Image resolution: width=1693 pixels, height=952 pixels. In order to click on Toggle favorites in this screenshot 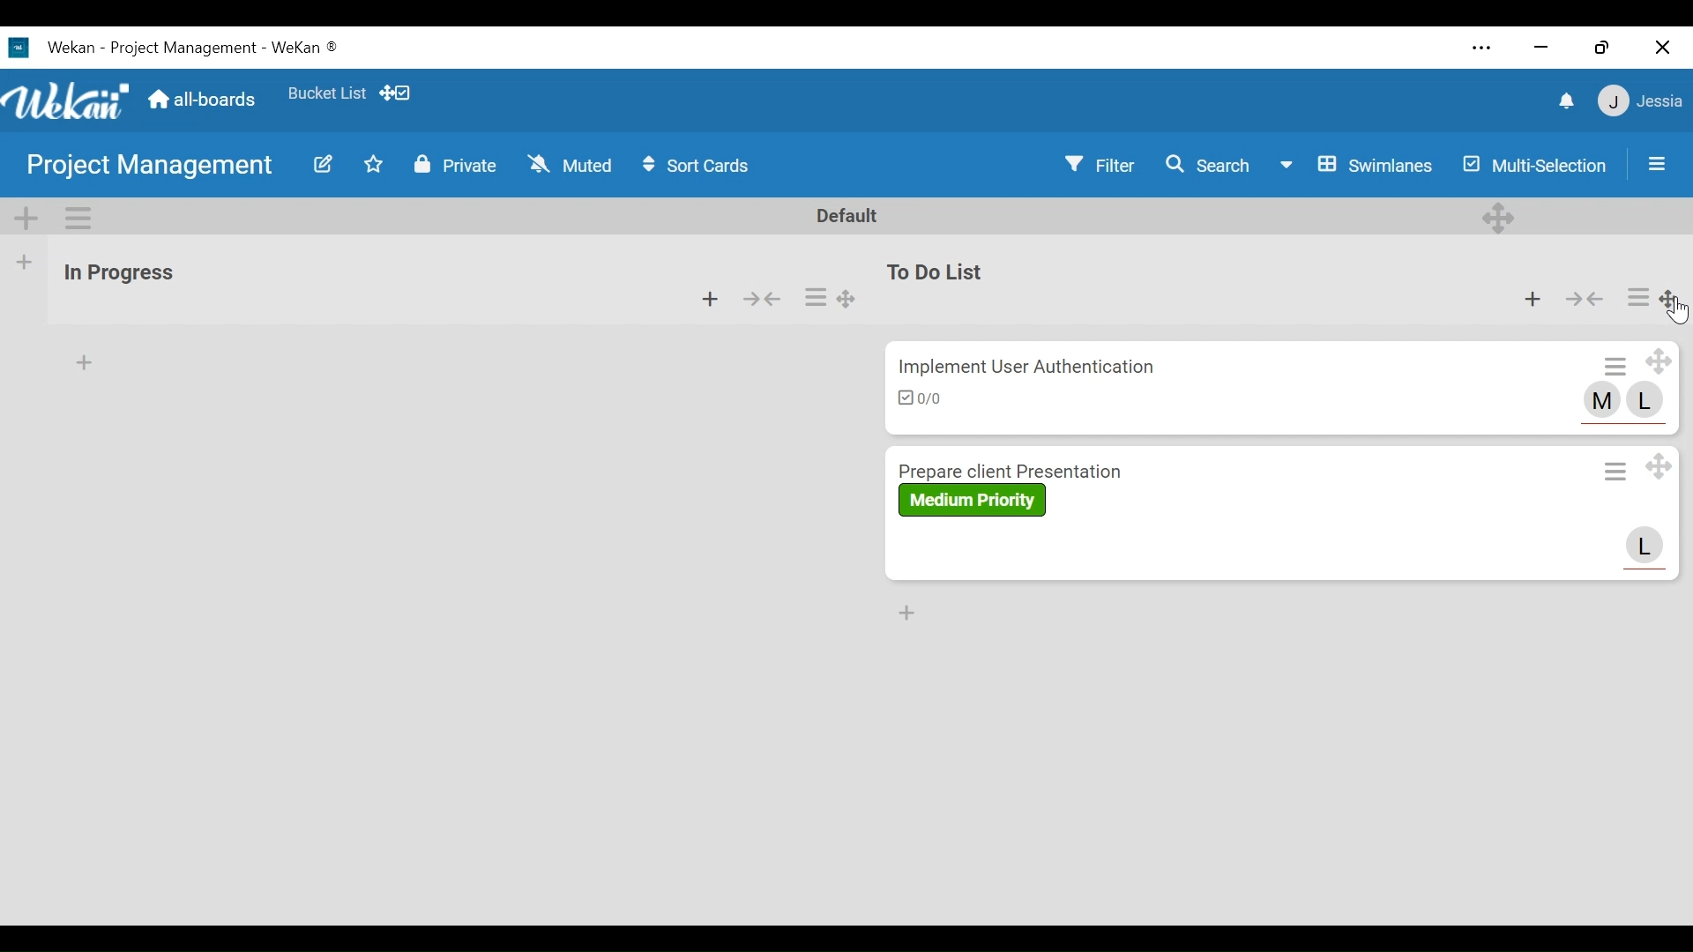, I will do `click(372, 165)`.